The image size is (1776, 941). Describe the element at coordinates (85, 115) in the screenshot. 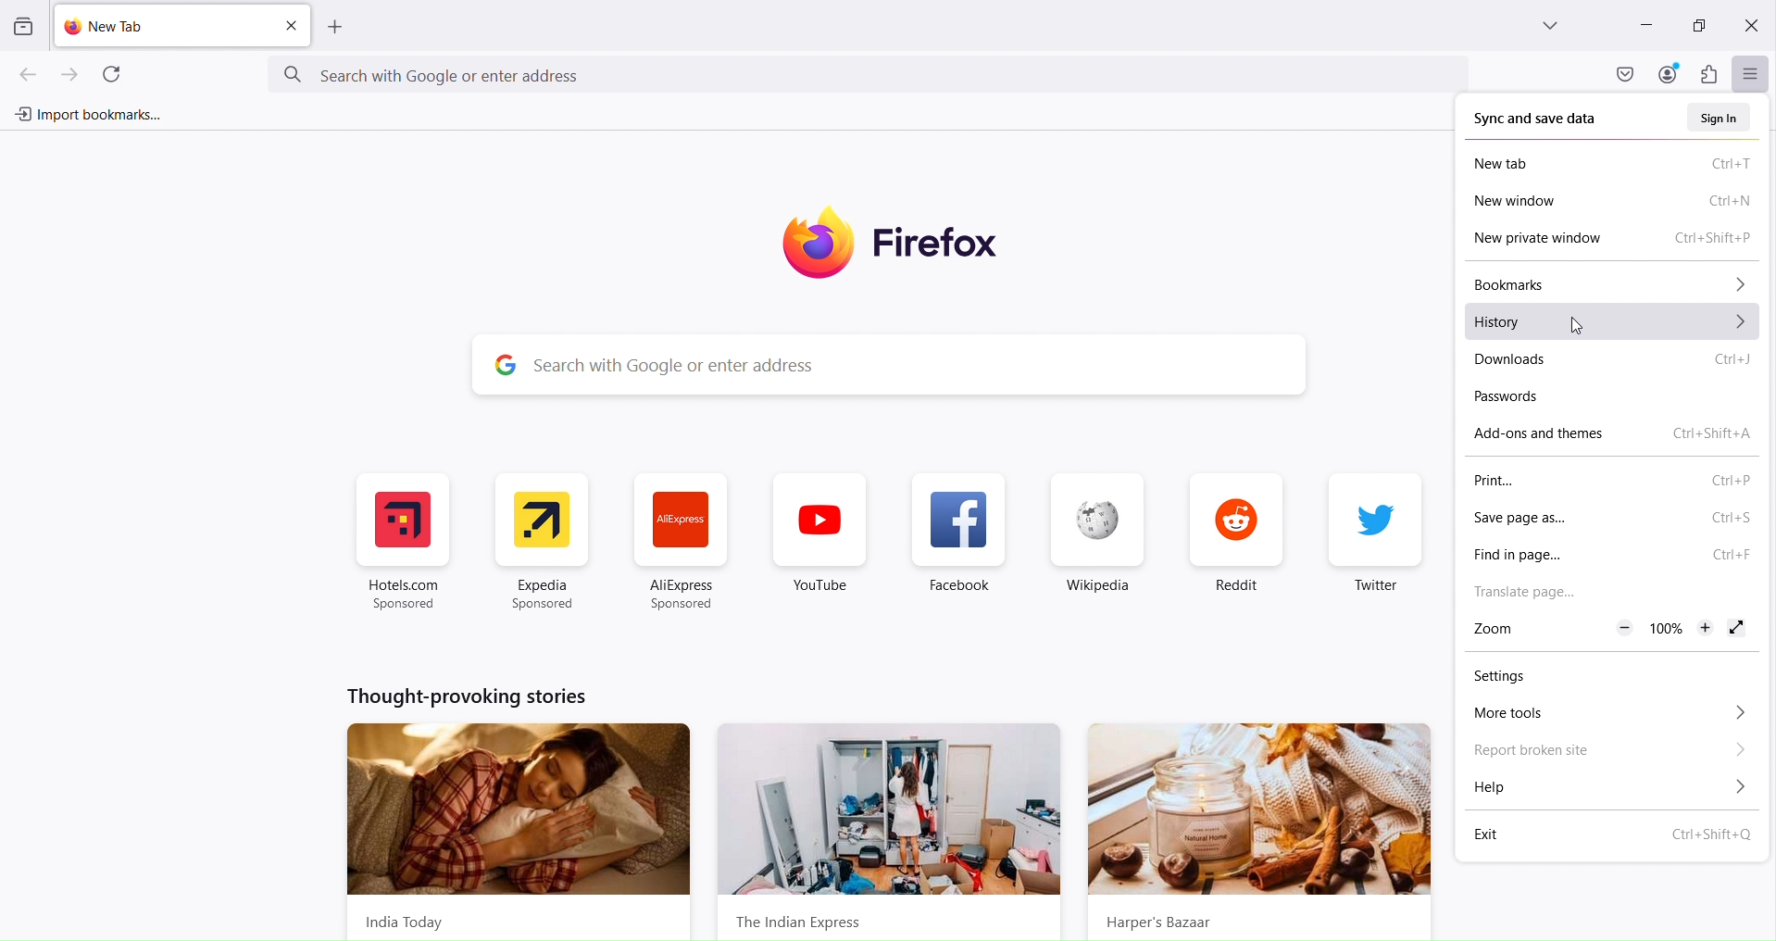

I see `Import bookmarks` at that location.